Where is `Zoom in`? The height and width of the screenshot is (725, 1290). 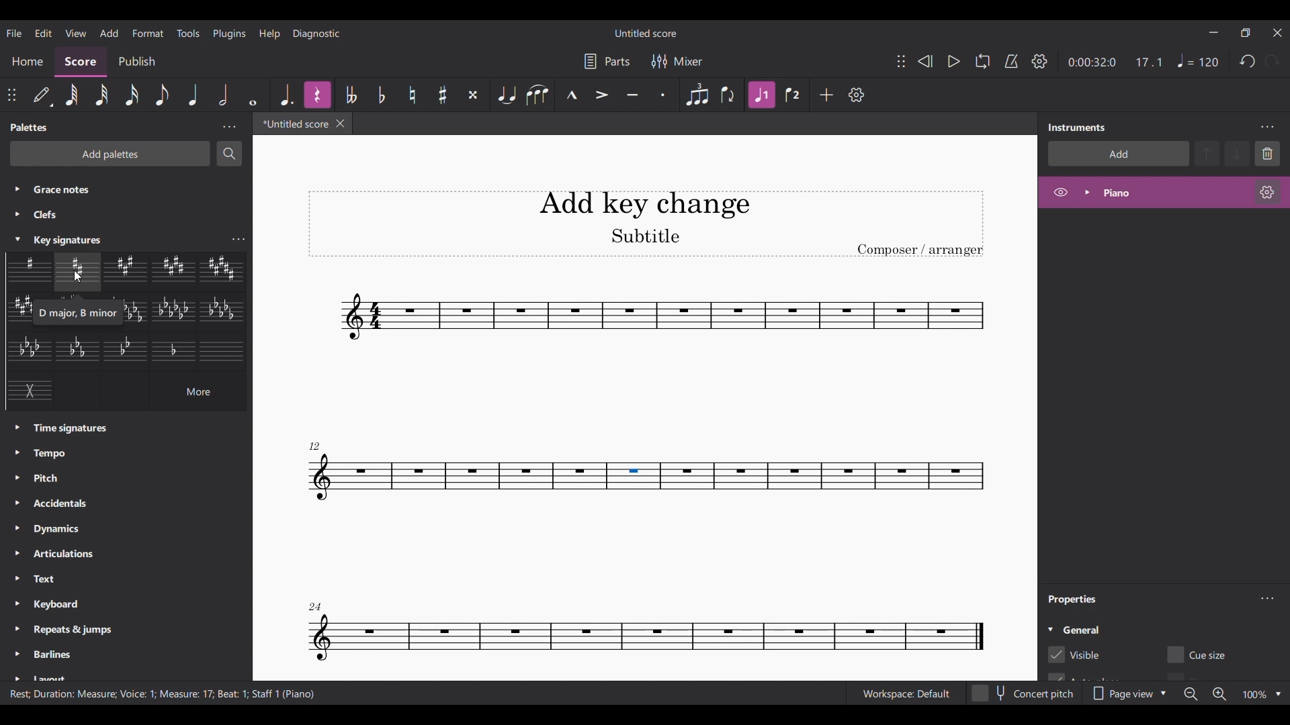
Zoom in is located at coordinates (1219, 694).